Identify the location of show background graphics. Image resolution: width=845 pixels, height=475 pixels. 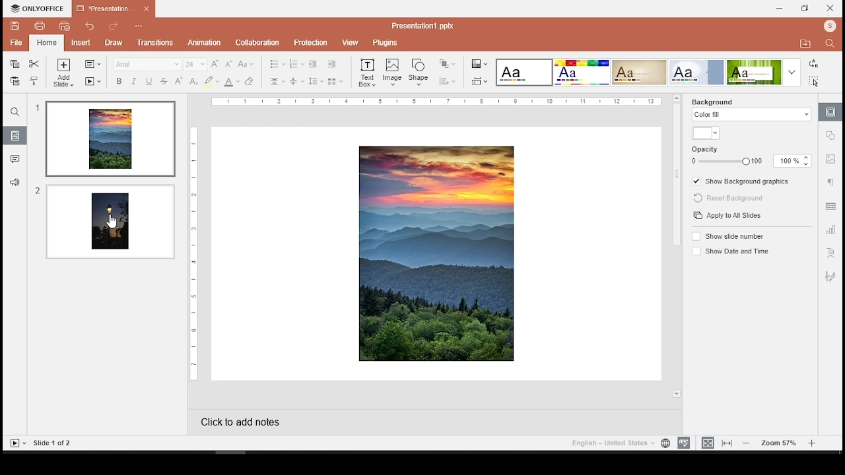
(743, 181).